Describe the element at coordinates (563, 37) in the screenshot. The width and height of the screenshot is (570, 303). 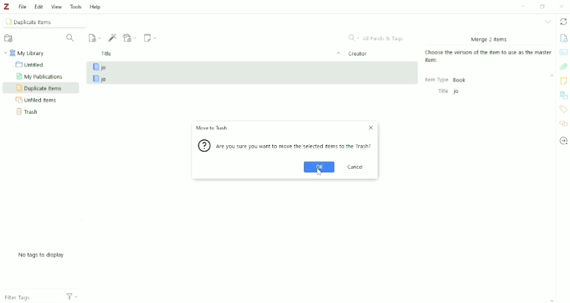
I see `Info` at that location.